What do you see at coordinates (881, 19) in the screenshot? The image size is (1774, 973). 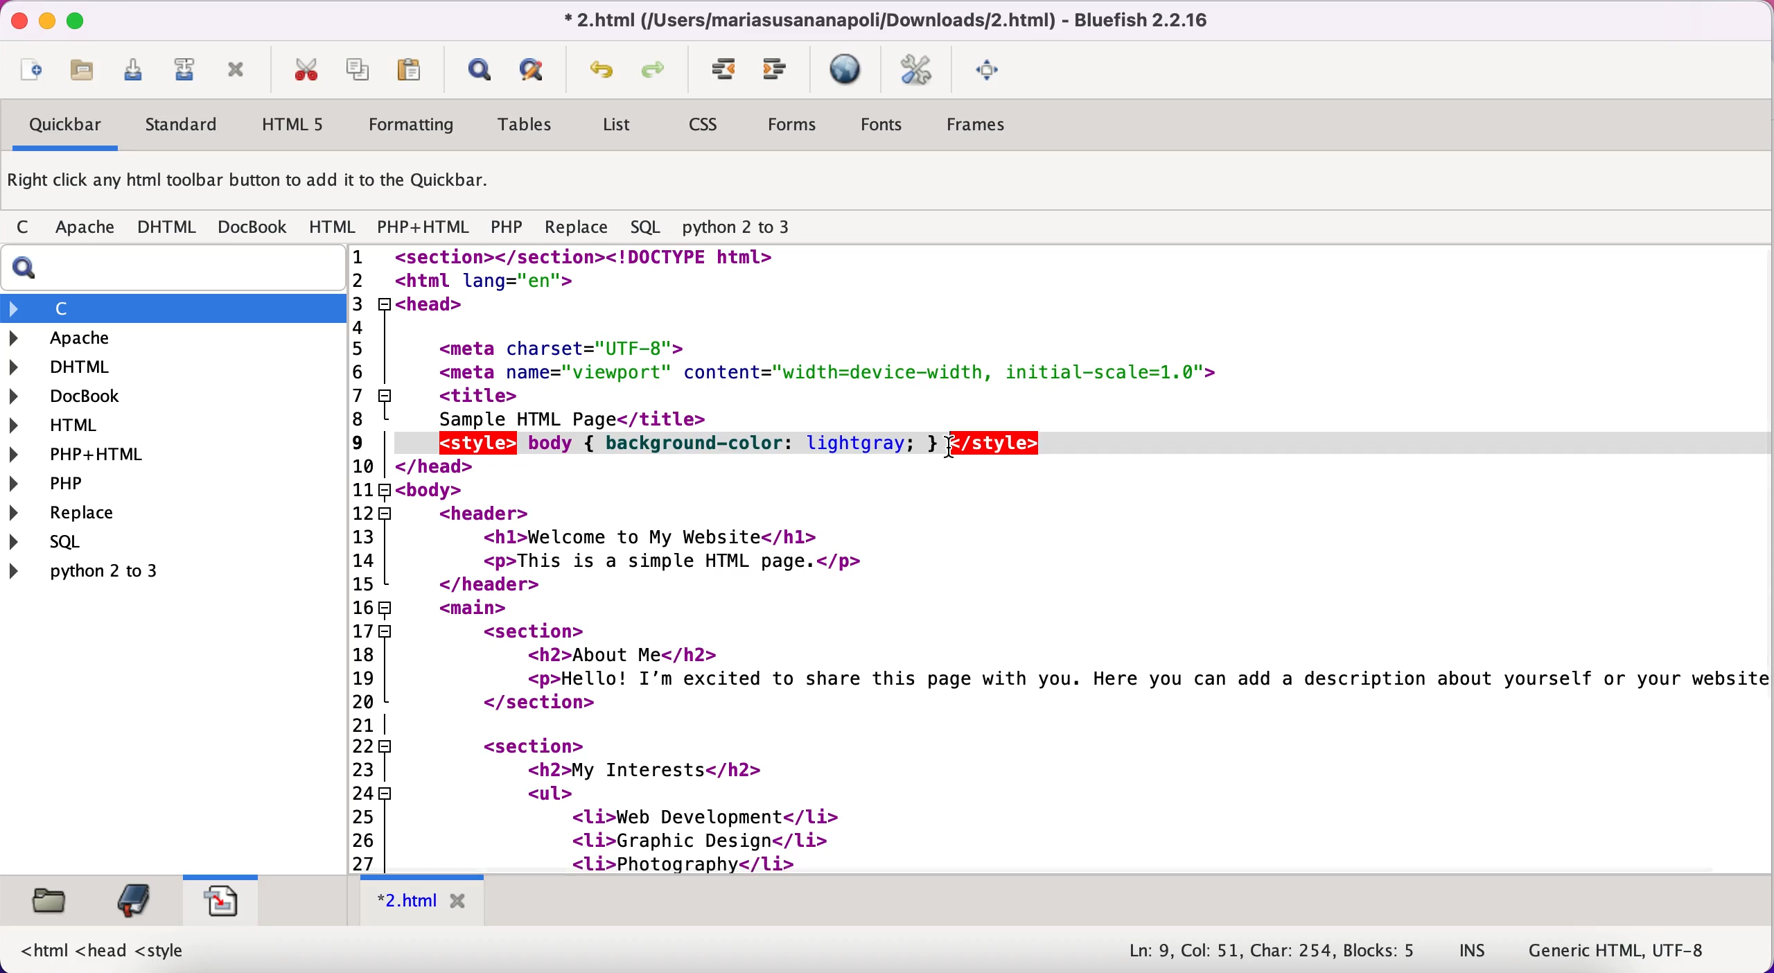 I see `* 2.html (/Users/mariasusananapoli/Downloads/2.html) - Bluefish 2.2.16` at bounding box center [881, 19].